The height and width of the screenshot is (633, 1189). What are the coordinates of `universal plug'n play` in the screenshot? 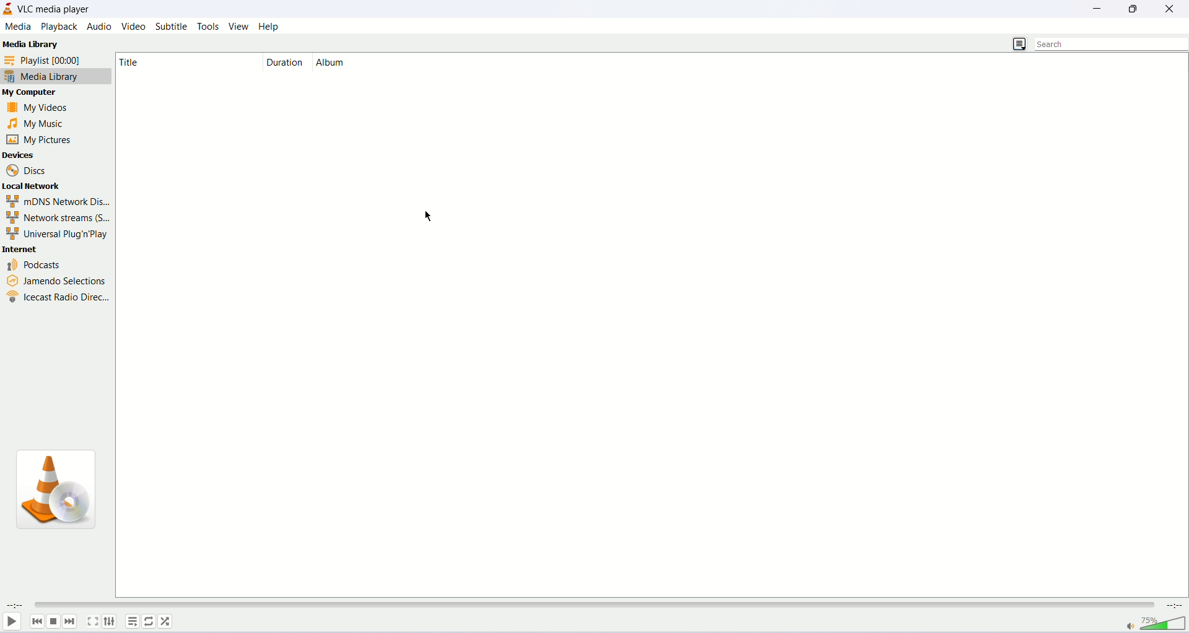 It's located at (54, 233).